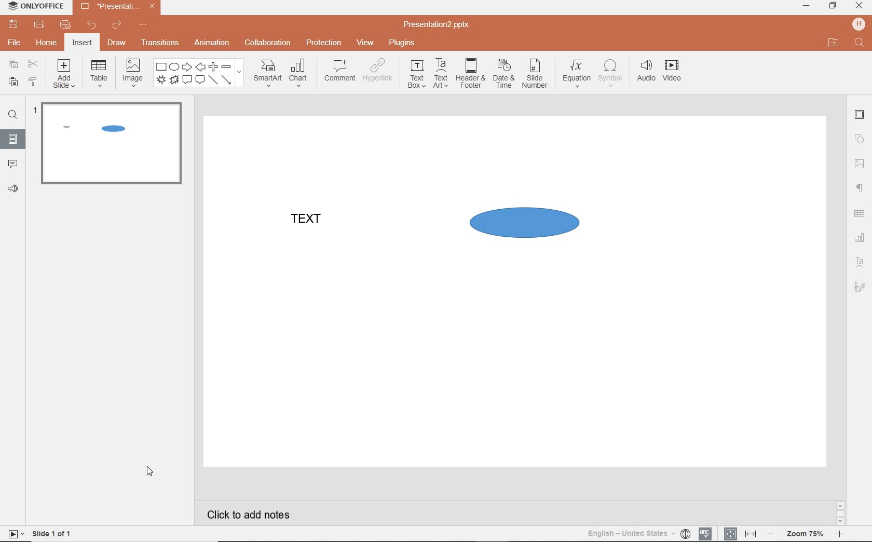  Describe the element at coordinates (15, 43) in the screenshot. I see `file` at that location.